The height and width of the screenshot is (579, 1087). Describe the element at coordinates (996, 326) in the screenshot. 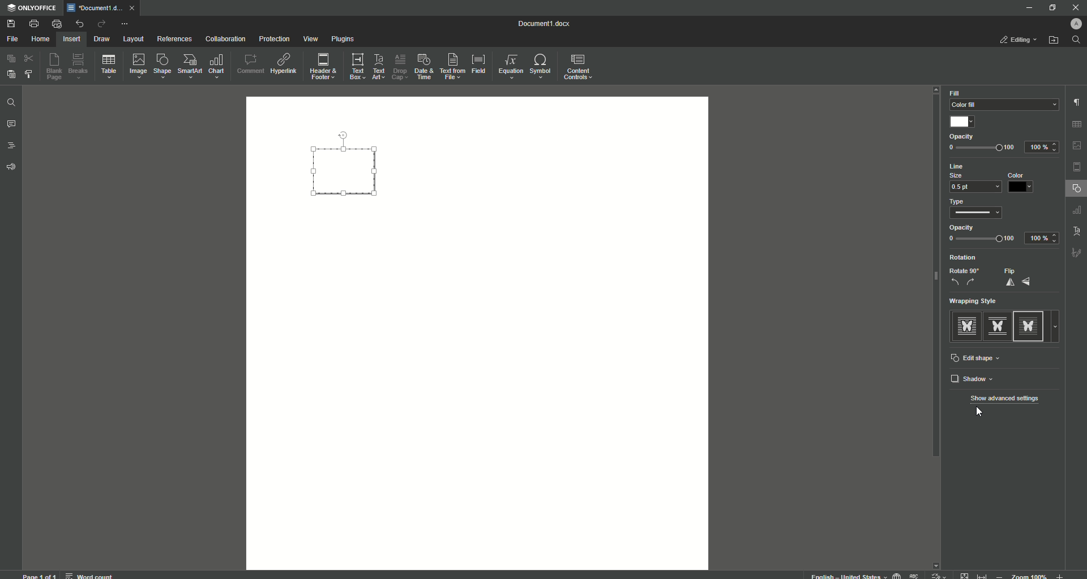

I see `style 2` at that location.